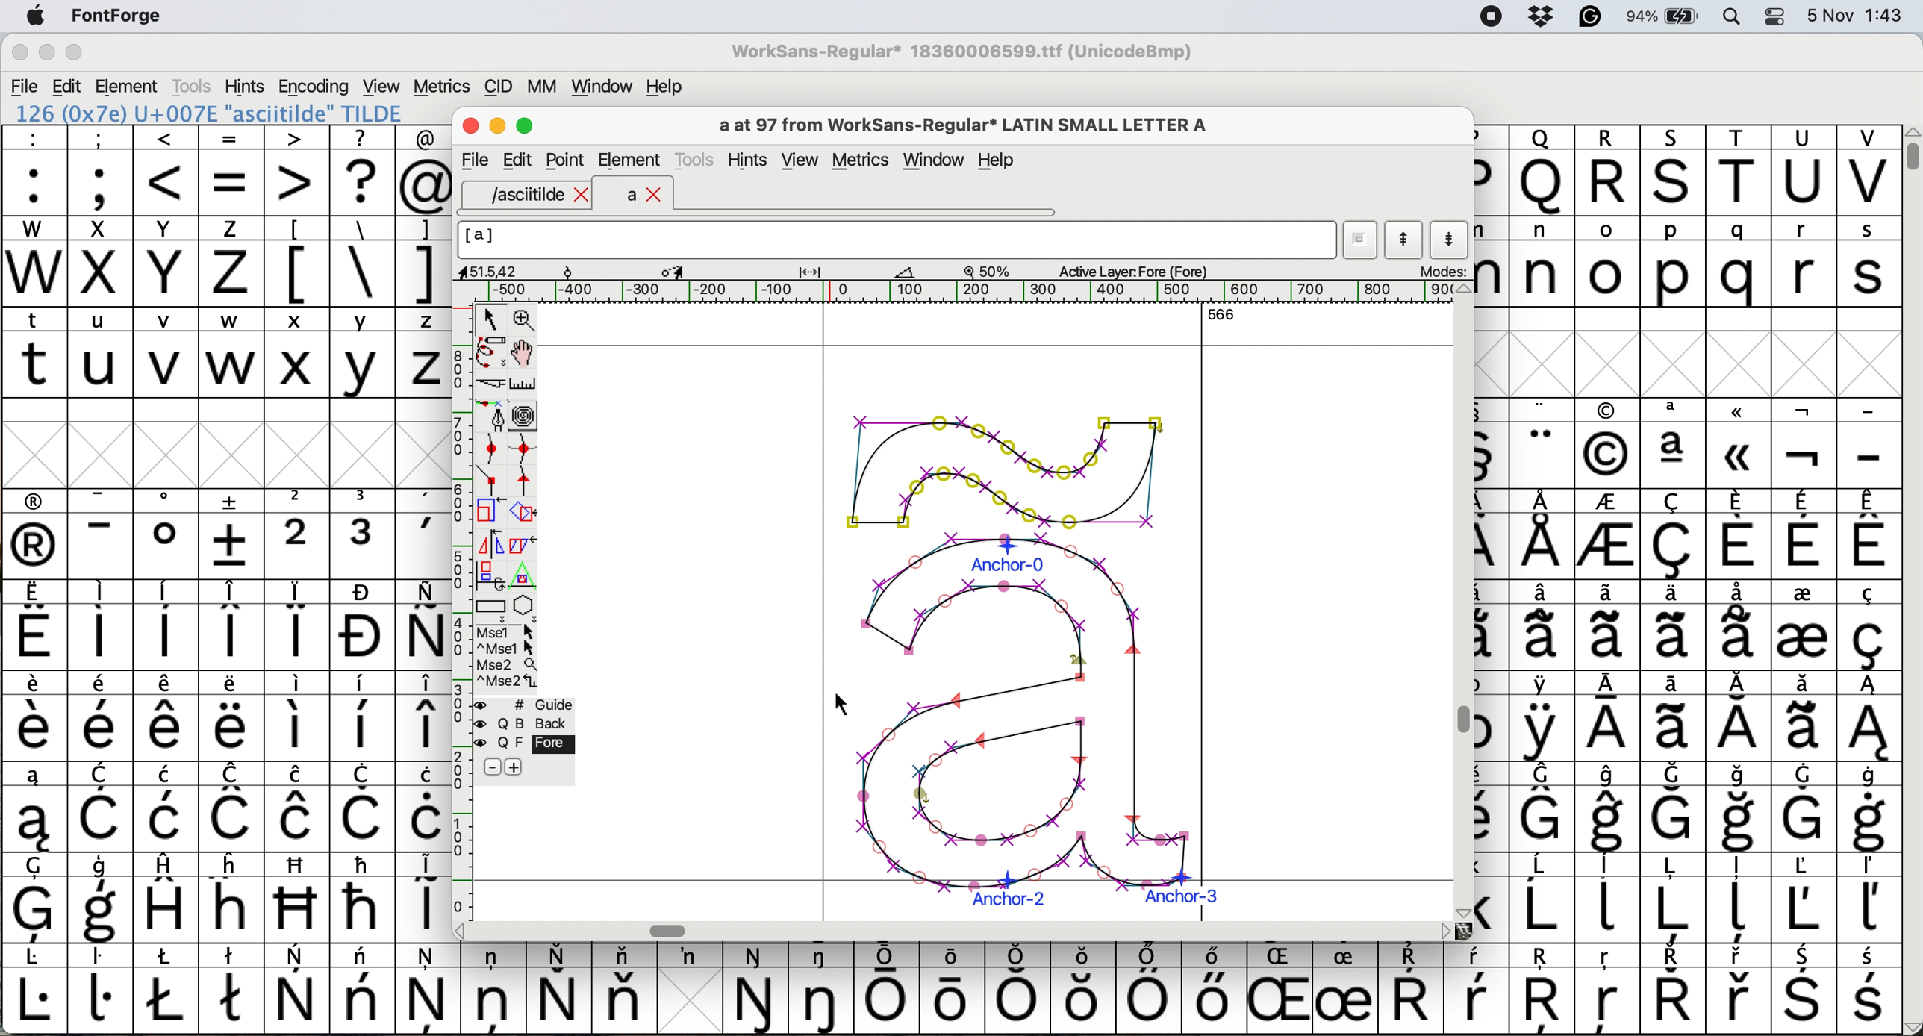 This screenshot has height=1036, width=1923. What do you see at coordinates (1867, 899) in the screenshot?
I see `symbol` at bounding box center [1867, 899].